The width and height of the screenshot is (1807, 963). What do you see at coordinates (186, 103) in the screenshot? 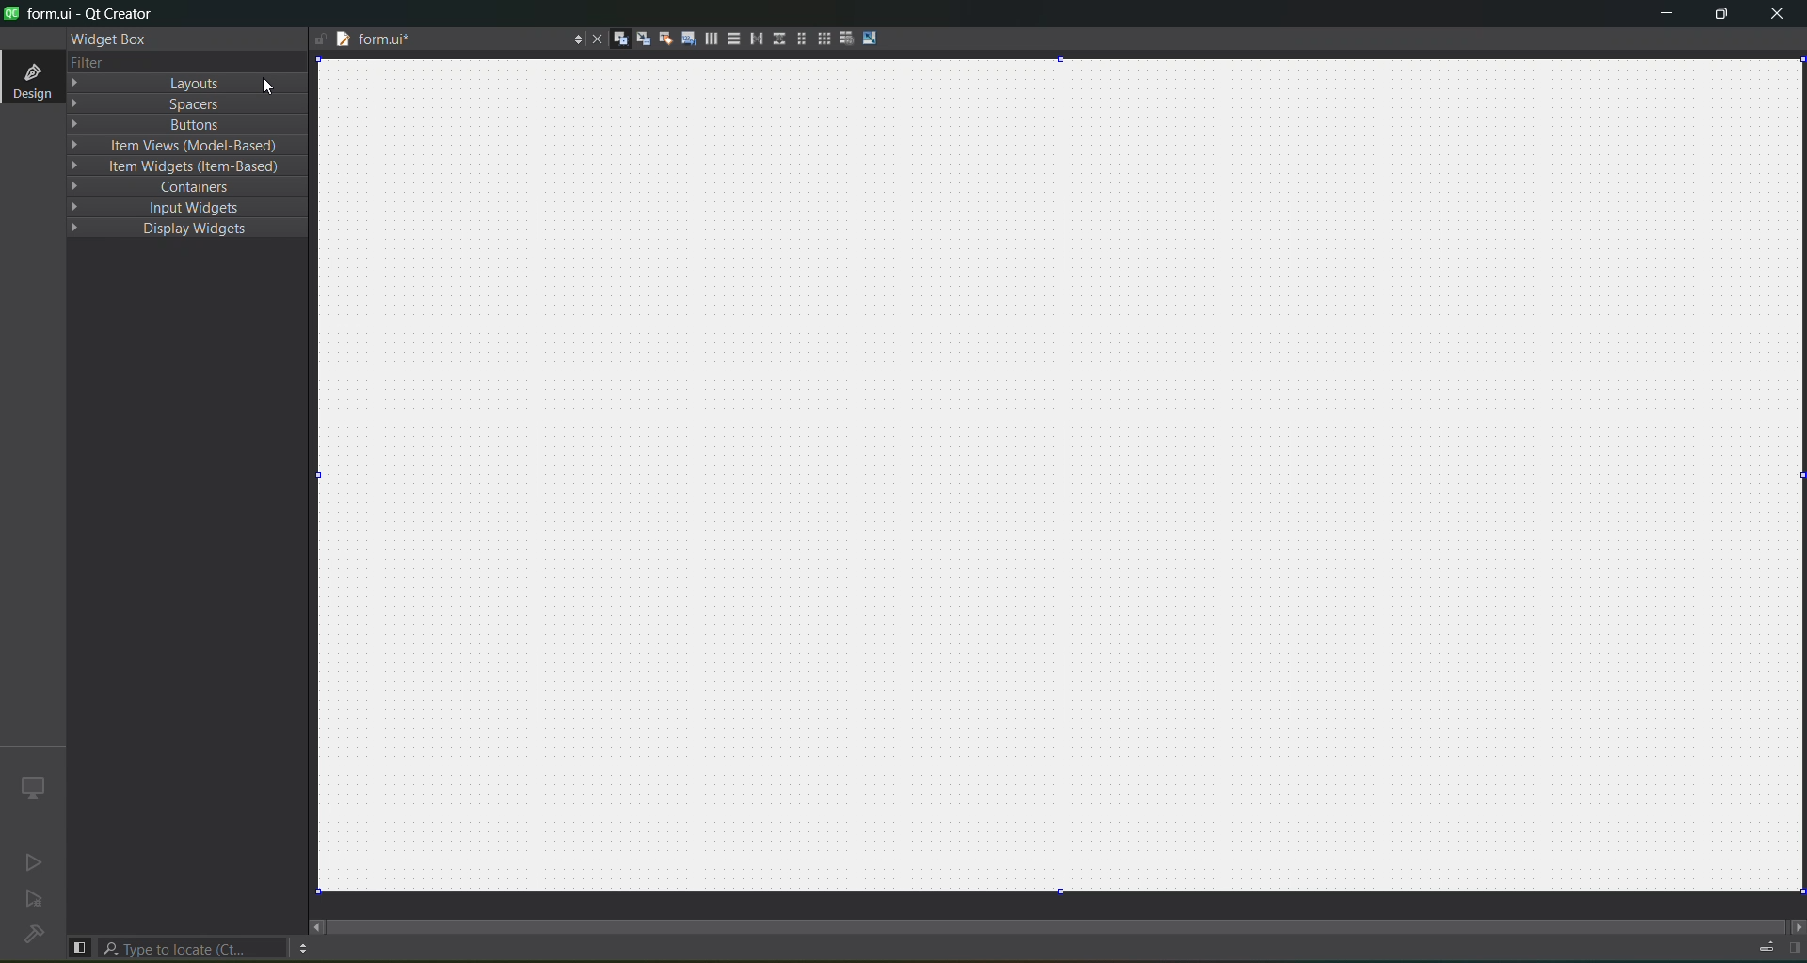
I see `spaces` at bounding box center [186, 103].